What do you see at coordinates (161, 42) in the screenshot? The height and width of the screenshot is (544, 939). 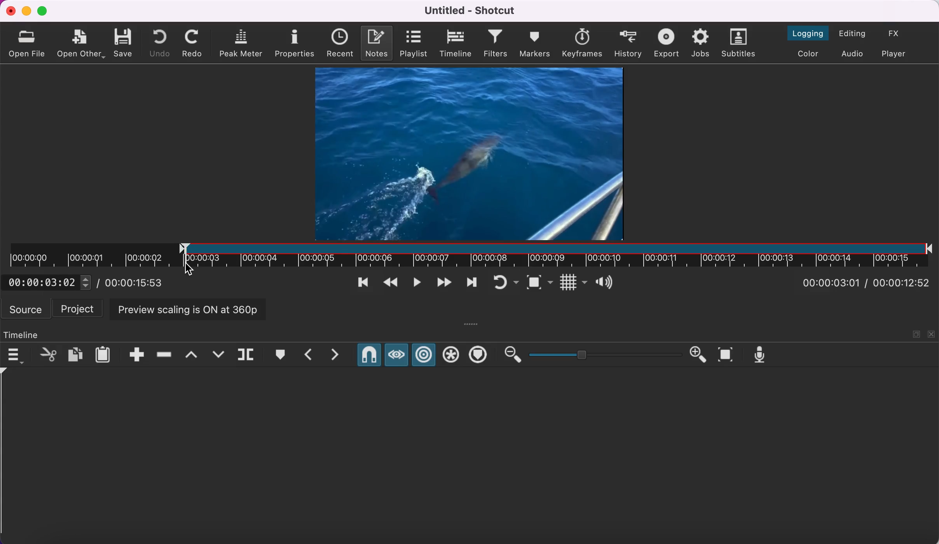 I see `undo` at bounding box center [161, 42].